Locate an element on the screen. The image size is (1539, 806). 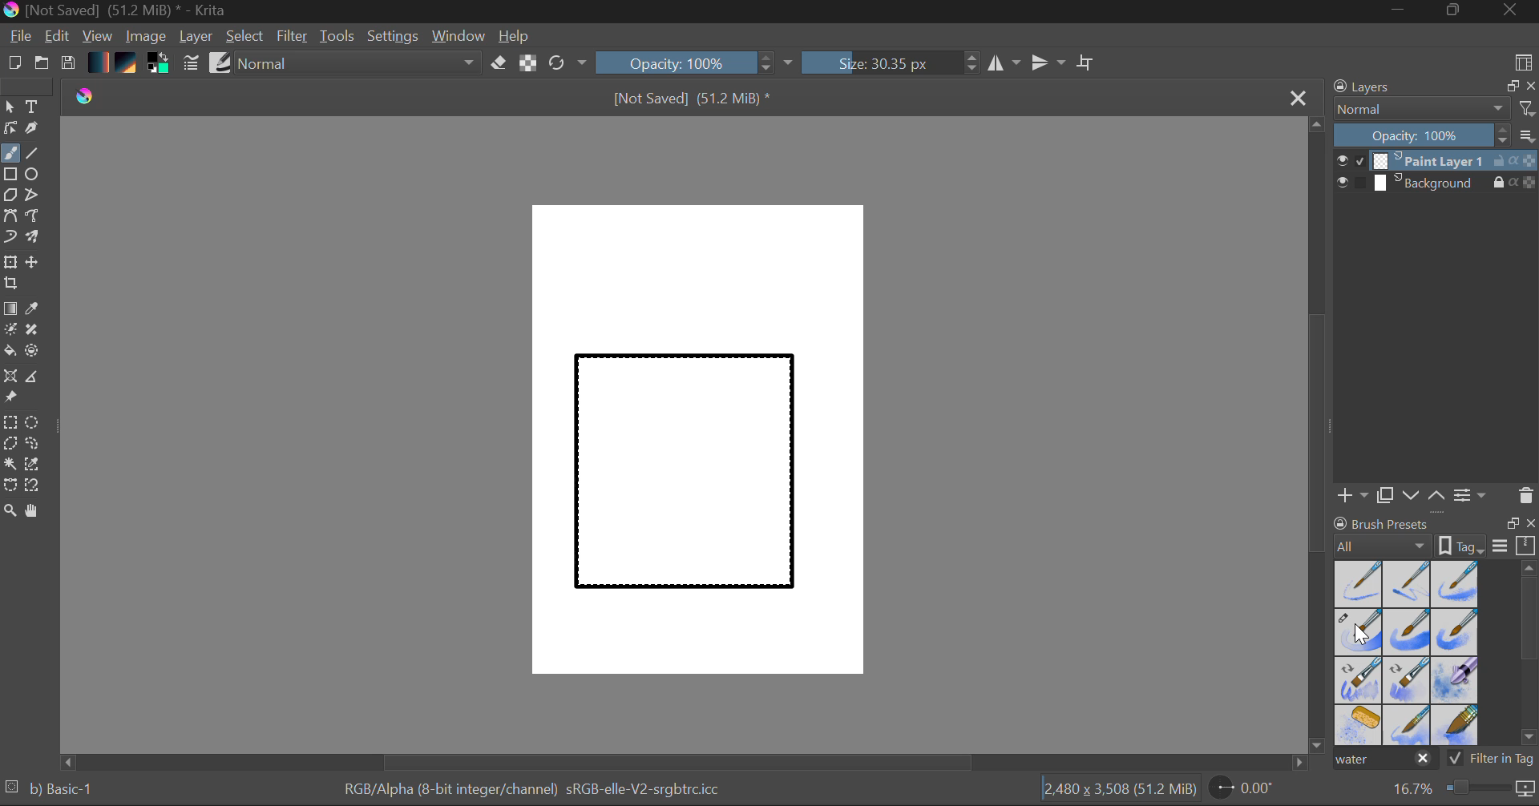
Select Brush Preset is located at coordinates (220, 63).